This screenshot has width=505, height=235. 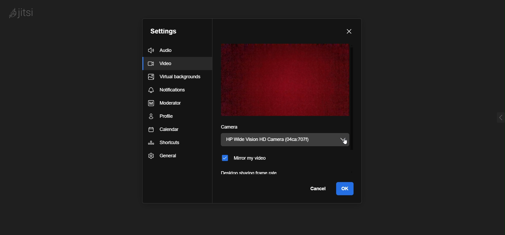 I want to click on current camera, so click(x=281, y=139).